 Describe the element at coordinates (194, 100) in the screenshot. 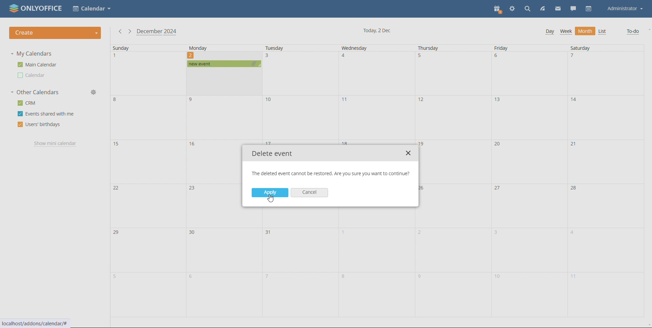

I see `9` at that location.